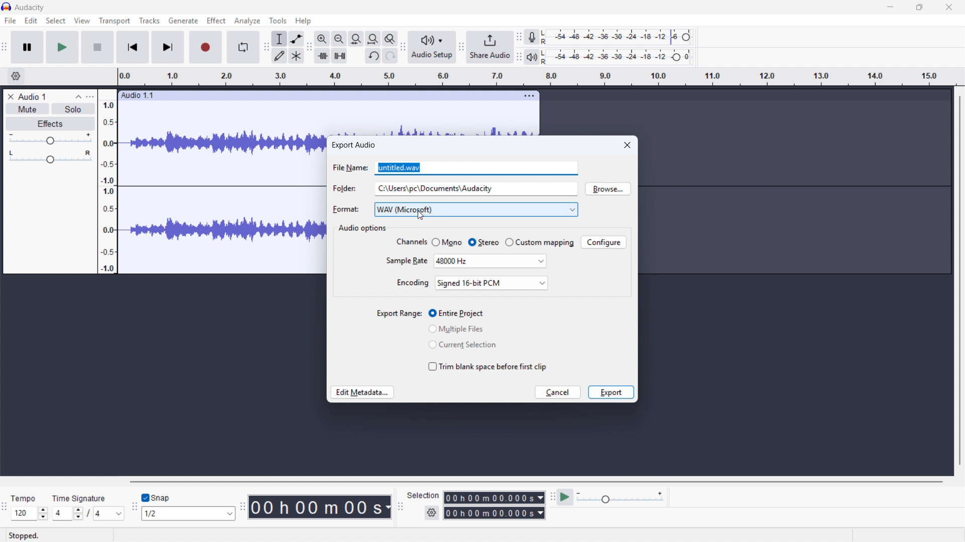  I want to click on Record , so click(206, 47).